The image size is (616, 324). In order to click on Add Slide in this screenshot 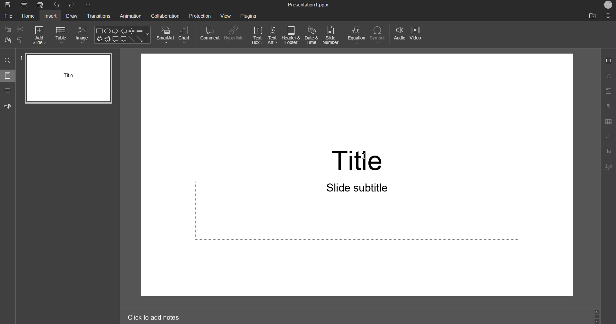, I will do `click(40, 34)`.